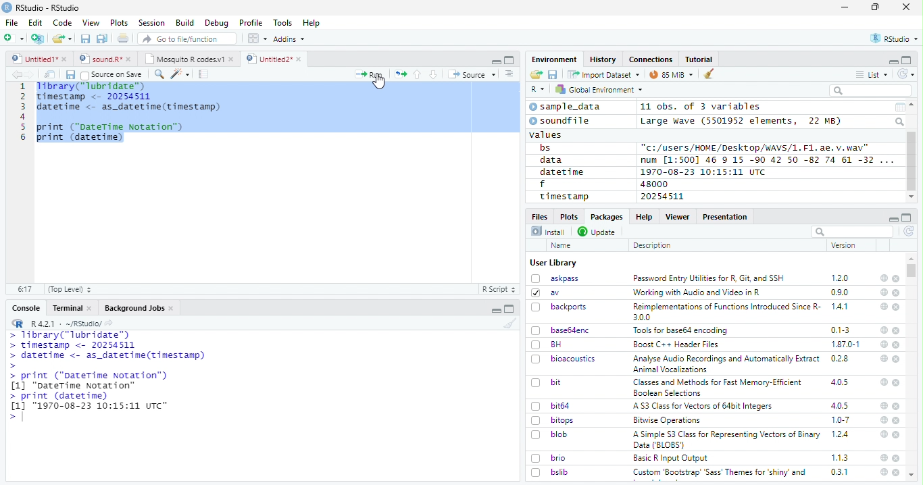 The width and height of the screenshot is (923, 485). Describe the element at coordinates (851, 231) in the screenshot. I see `search bar` at that location.